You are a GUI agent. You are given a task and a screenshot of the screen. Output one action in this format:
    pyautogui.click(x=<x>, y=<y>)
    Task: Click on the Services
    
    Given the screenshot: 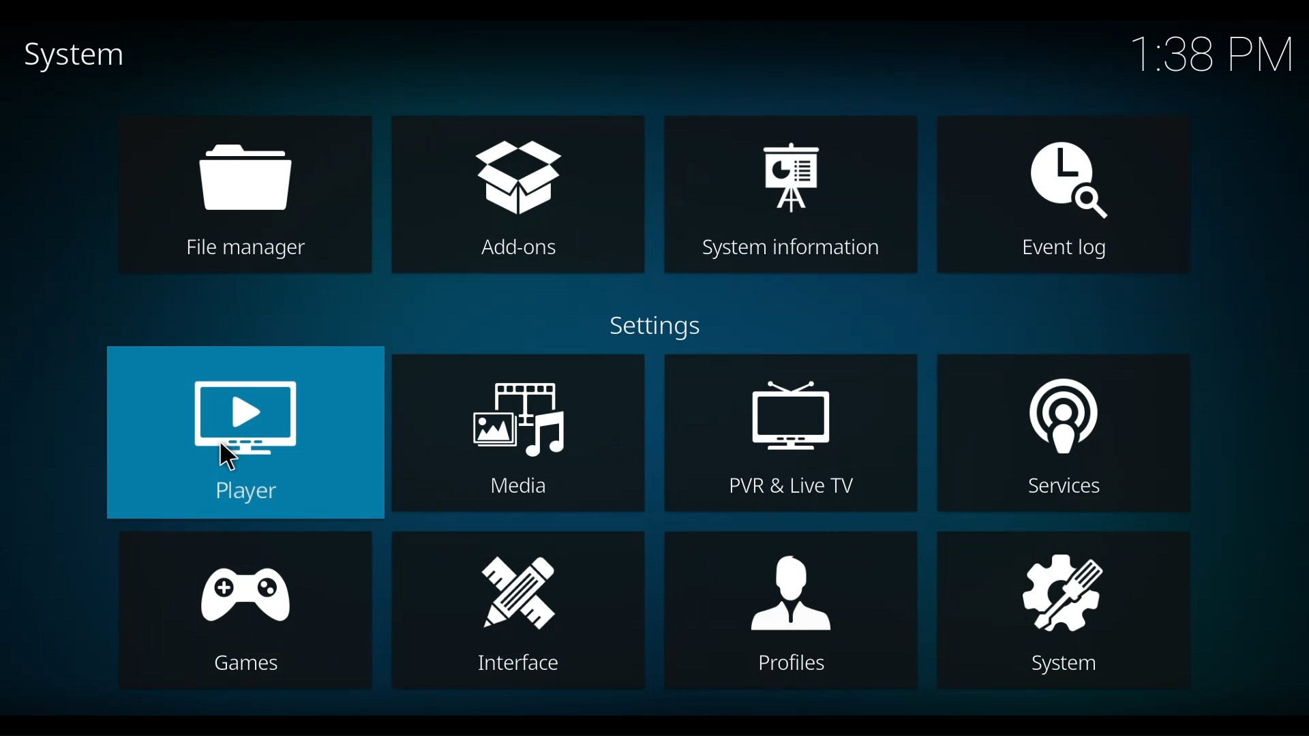 What is the action you would take?
    pyautogui.click(x=1066, y=433)
    